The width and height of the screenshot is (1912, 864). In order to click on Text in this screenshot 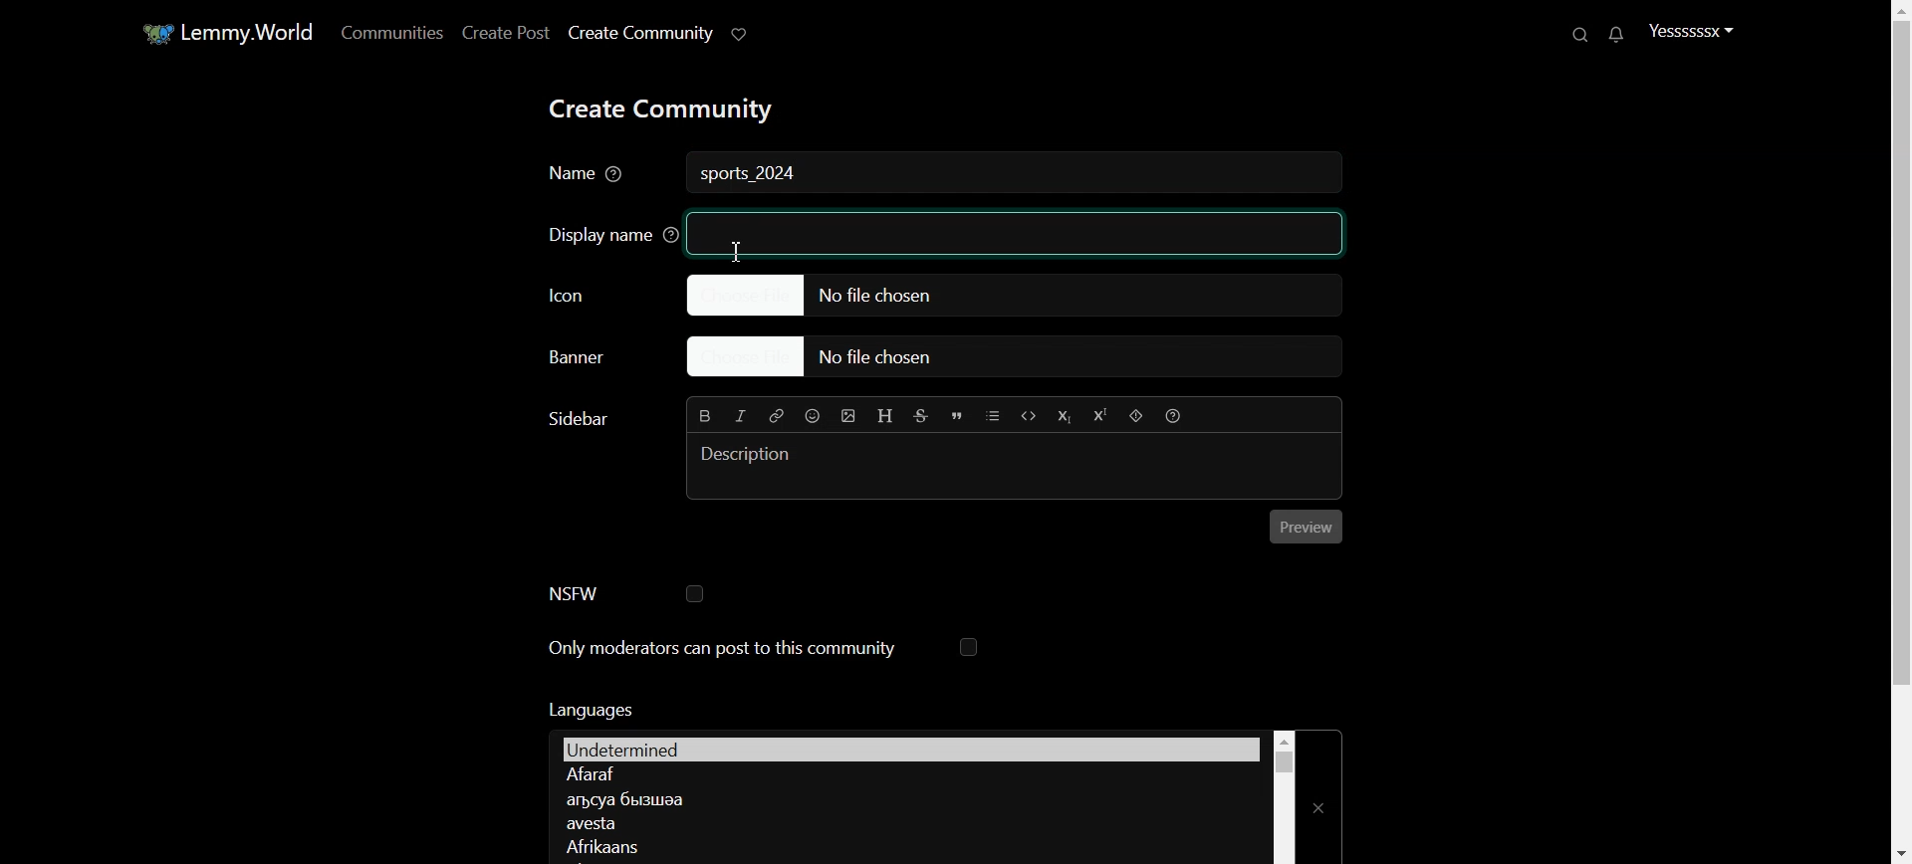, I will do `click(589, 709)`.